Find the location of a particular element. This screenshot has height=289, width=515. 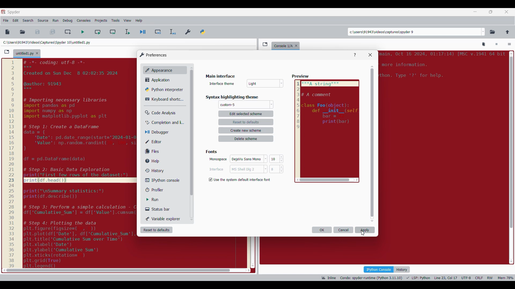

code is located at coordinates (80, 163).